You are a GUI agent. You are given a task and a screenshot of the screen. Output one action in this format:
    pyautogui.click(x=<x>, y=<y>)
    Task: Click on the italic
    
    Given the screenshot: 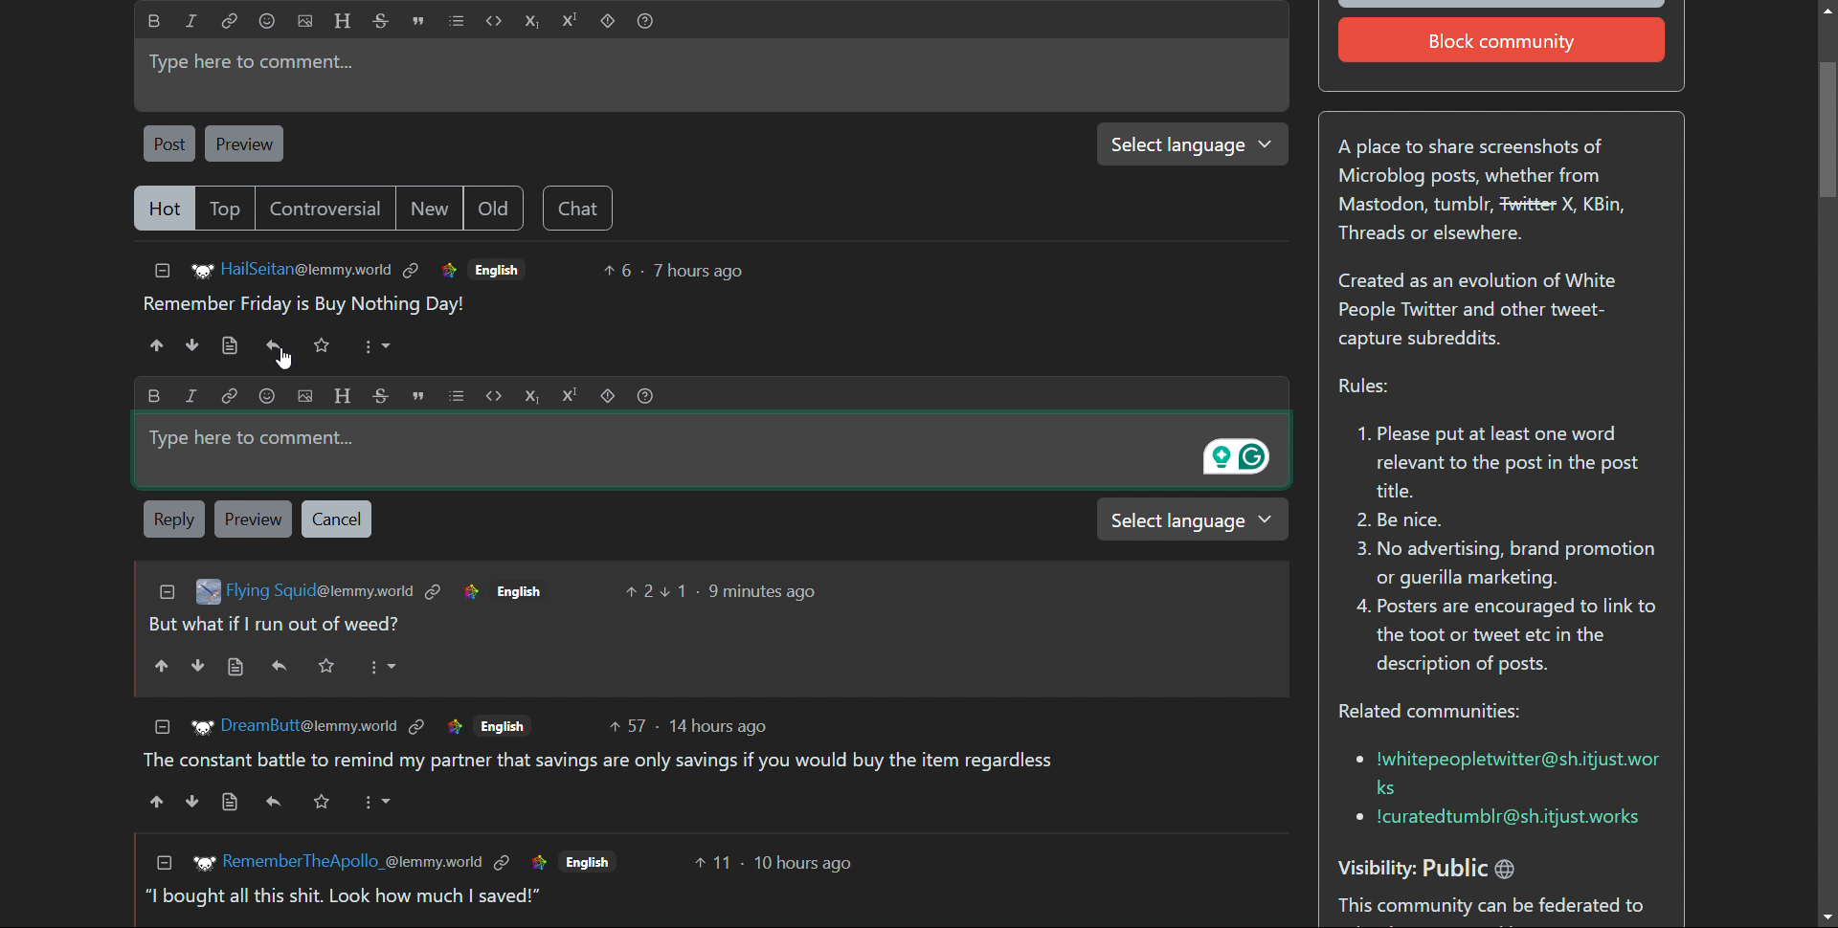 What is the action you would take?
    pyautogui.click(x=192, y=20)
    